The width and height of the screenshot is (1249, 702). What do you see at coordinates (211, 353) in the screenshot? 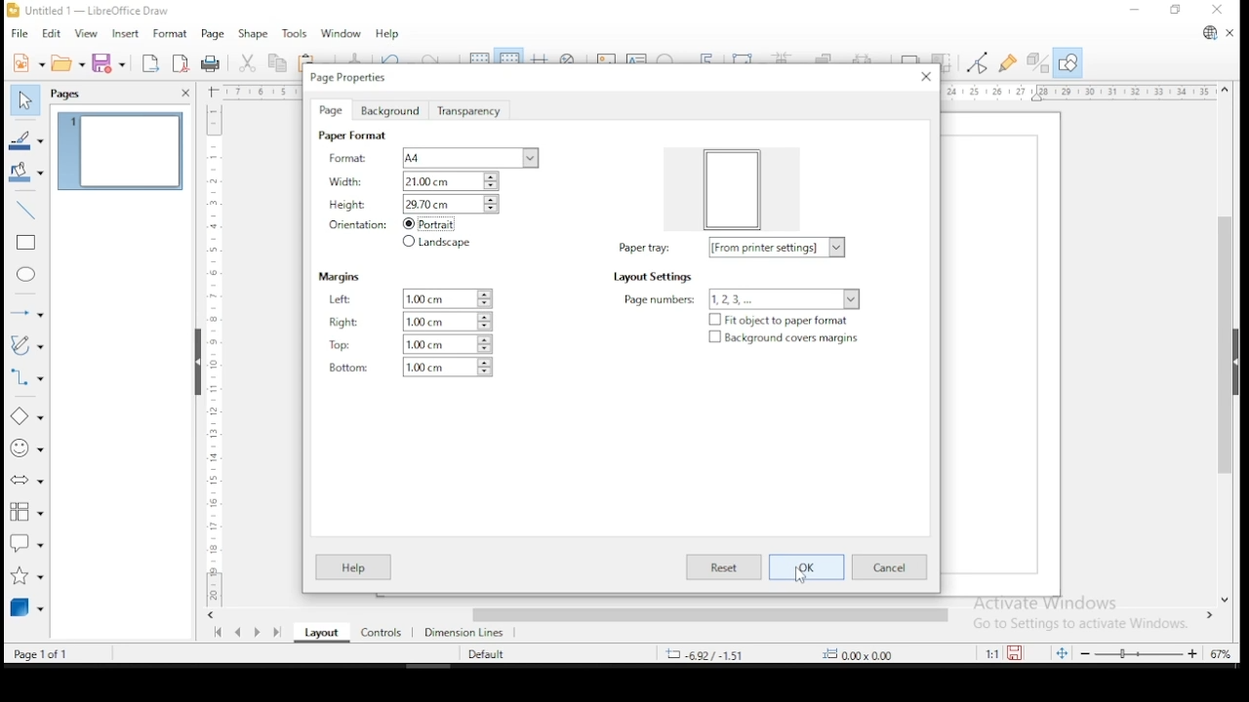
I see `scale` at bounding box center [211, 353].